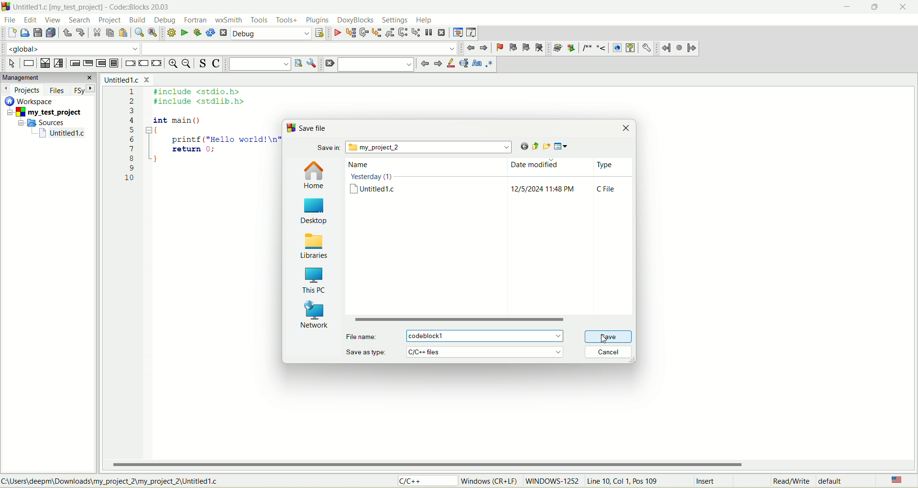 The height and width of the screenshot is (488, 918). What do you see at coordinates (416, 148) in the screenshot?
I see `save in` at bounding box center [416, 148].